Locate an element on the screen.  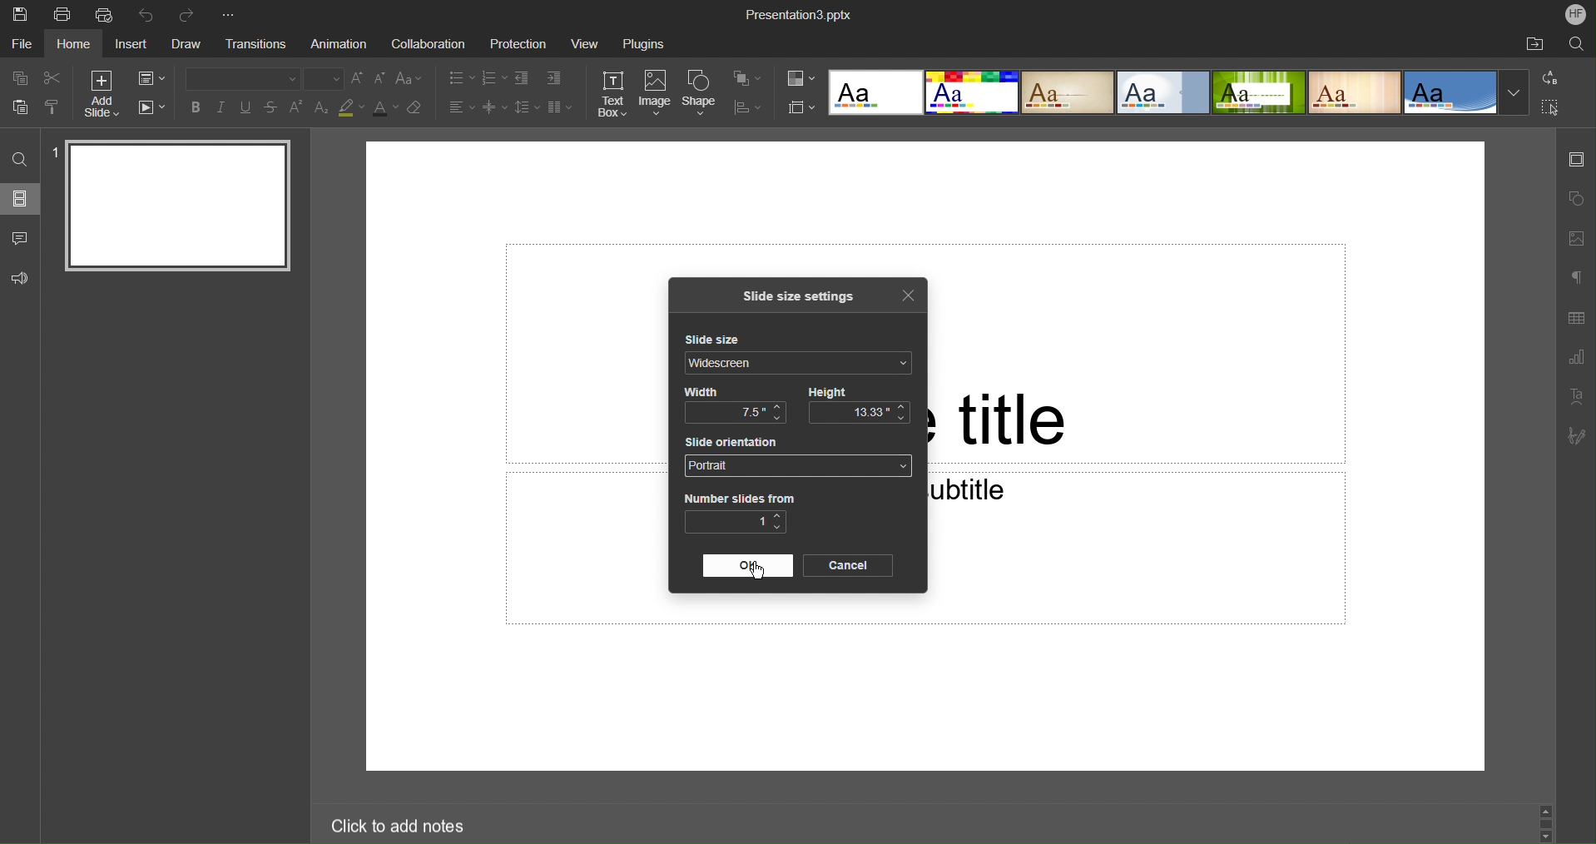
Text Art is located at coordinates (1576, 397).